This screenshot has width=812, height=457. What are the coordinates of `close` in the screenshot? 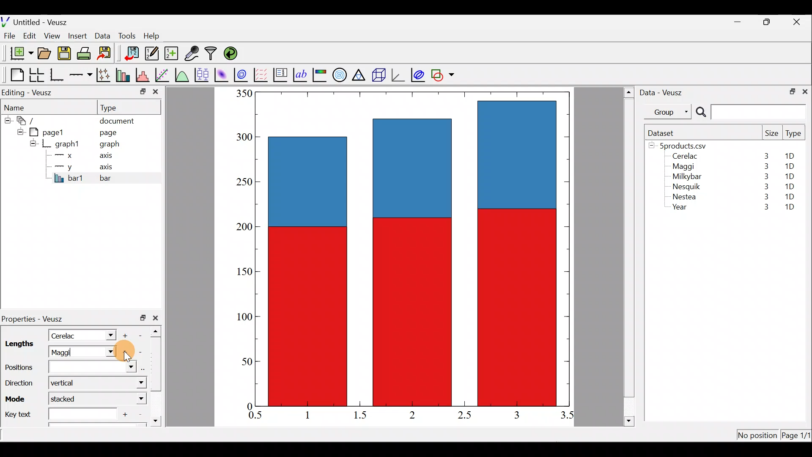 It's located at (798, 22).